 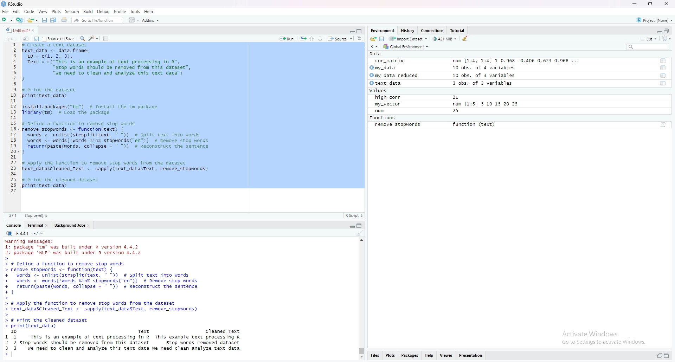 I want to click on go to file/function, so click(x=98, y=21).